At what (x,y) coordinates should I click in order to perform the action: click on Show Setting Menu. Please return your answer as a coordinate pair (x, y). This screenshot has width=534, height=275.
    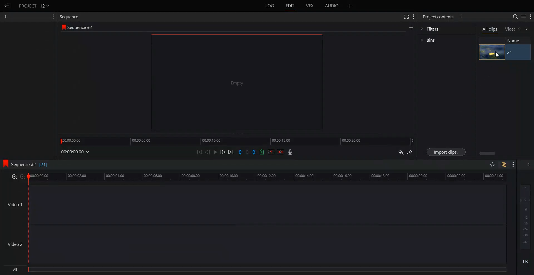
    Looking at the image, I should click on (53, 17).